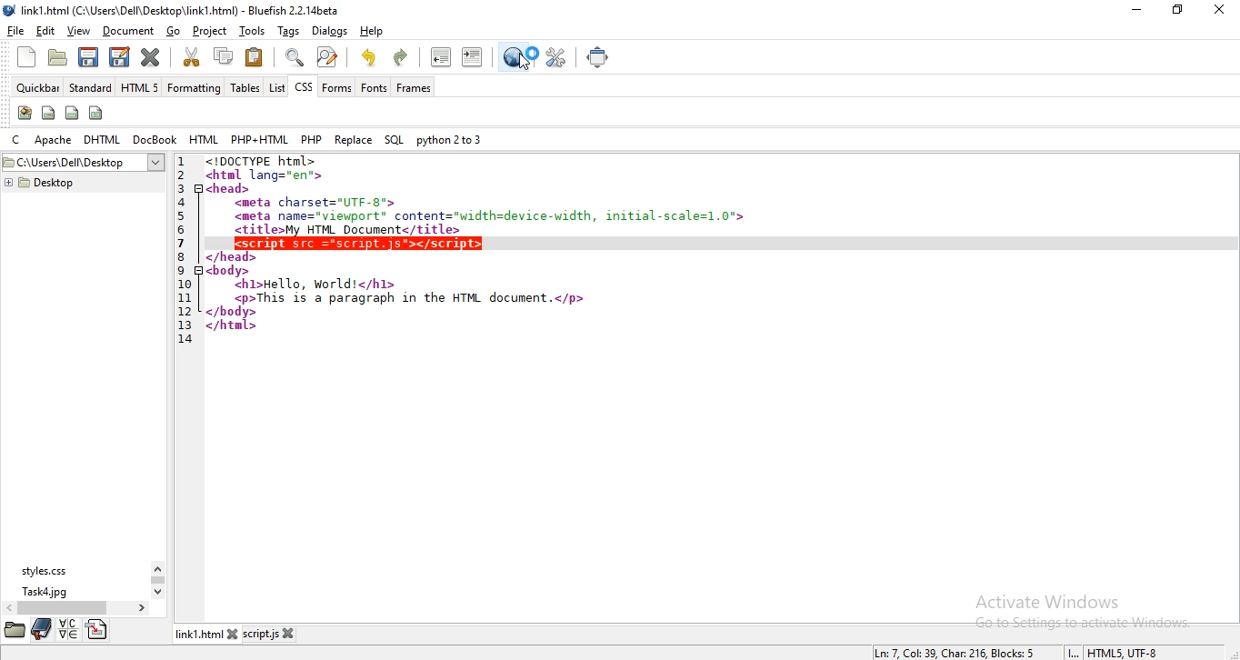 The width and height of the screenshot is (1240, 660). Describe the element at coordinates (370, 57) in the screenshot. I see `undo` at that location.